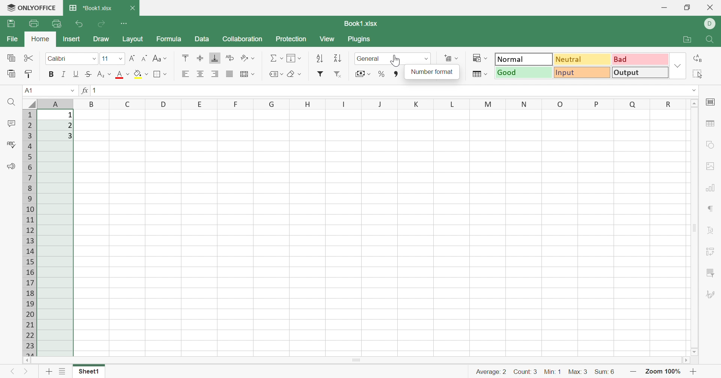 This screenshot has width=721, height=378. I want to click on Align bottom, so click(214, 58).